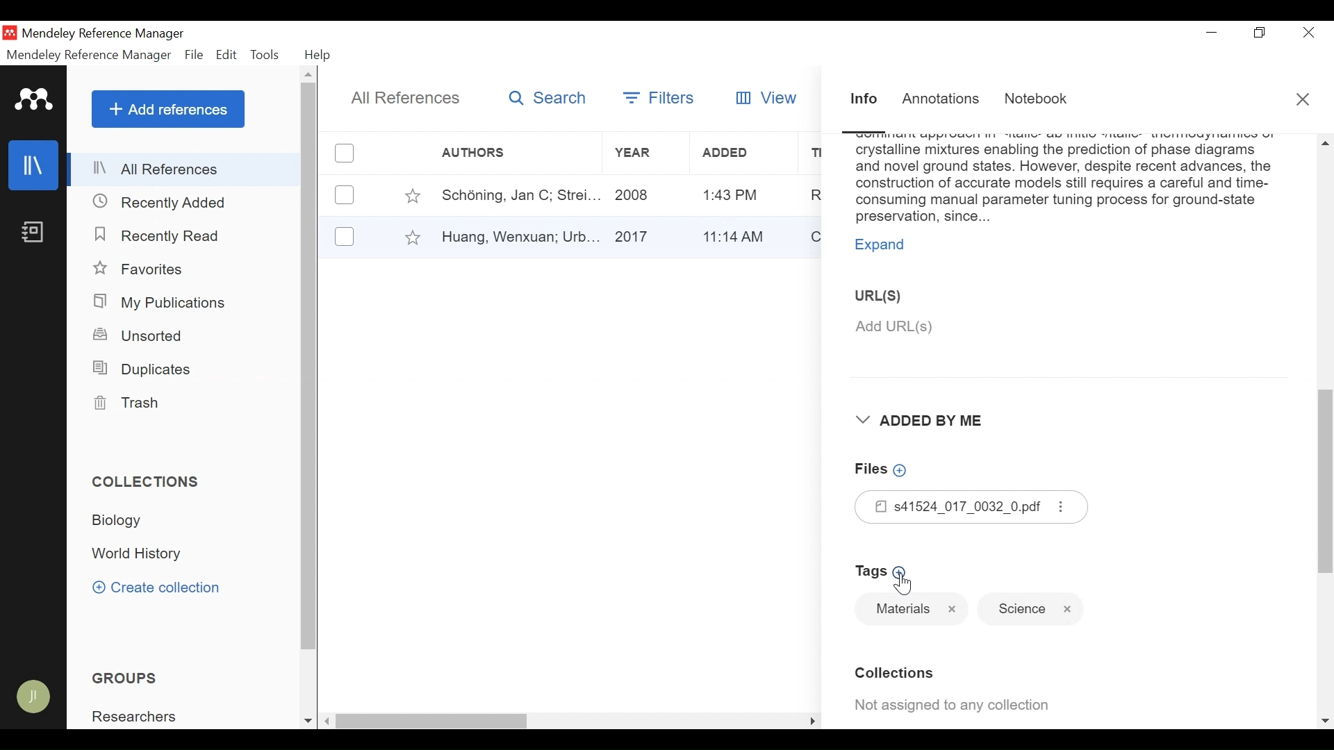  I want to click on Unsorted, so click(140, 335).